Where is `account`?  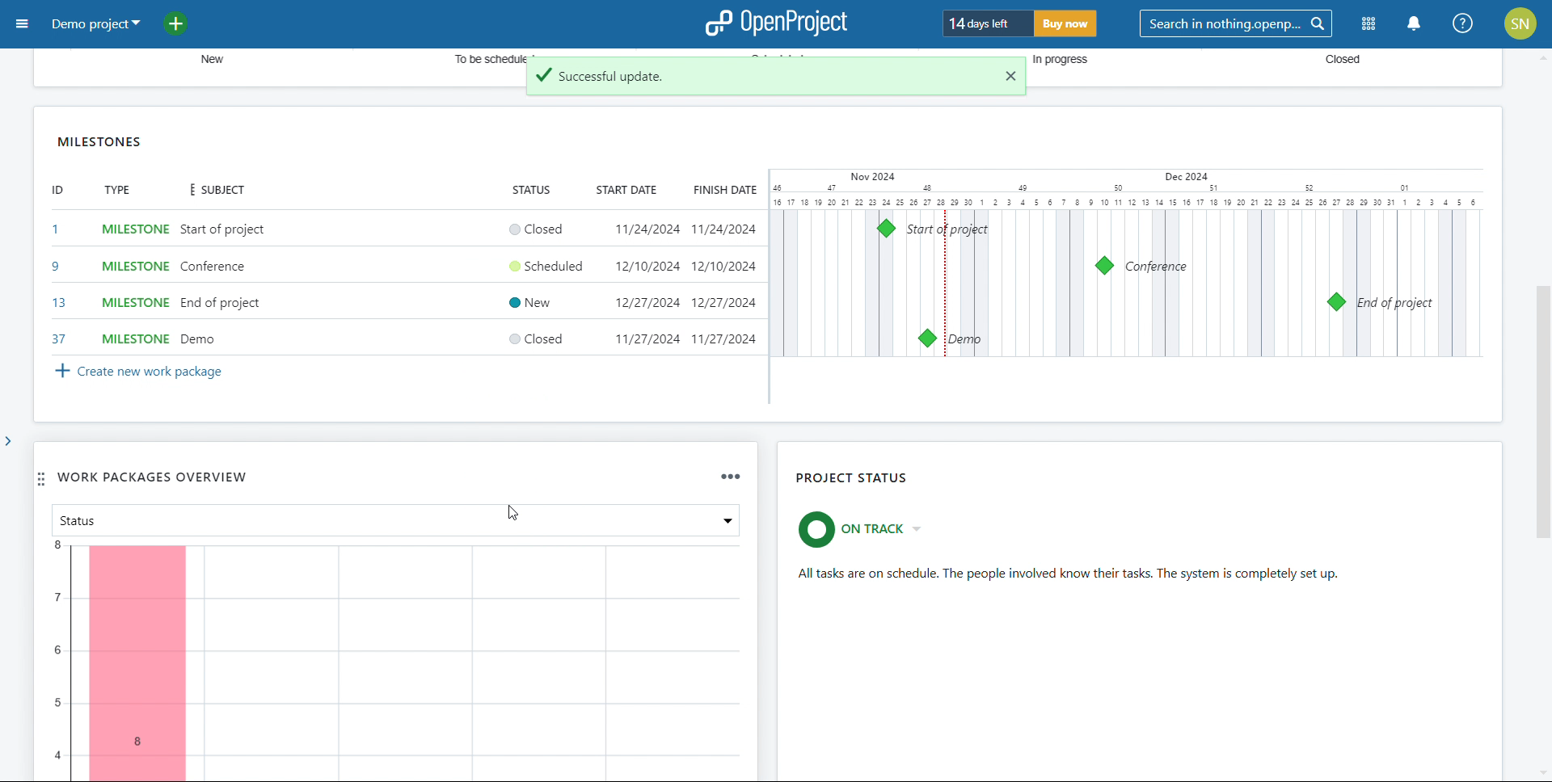
account is located at coordinates (1520, 23).